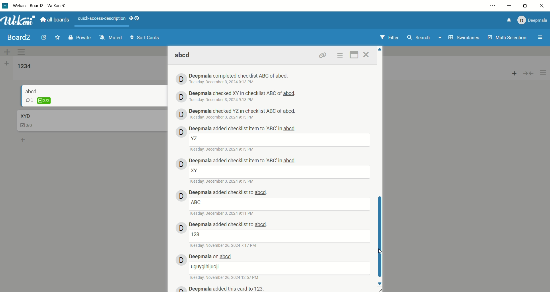 This screenshot has width=550, height=292. I want to click on wekan-wekan, so click(39, 6).